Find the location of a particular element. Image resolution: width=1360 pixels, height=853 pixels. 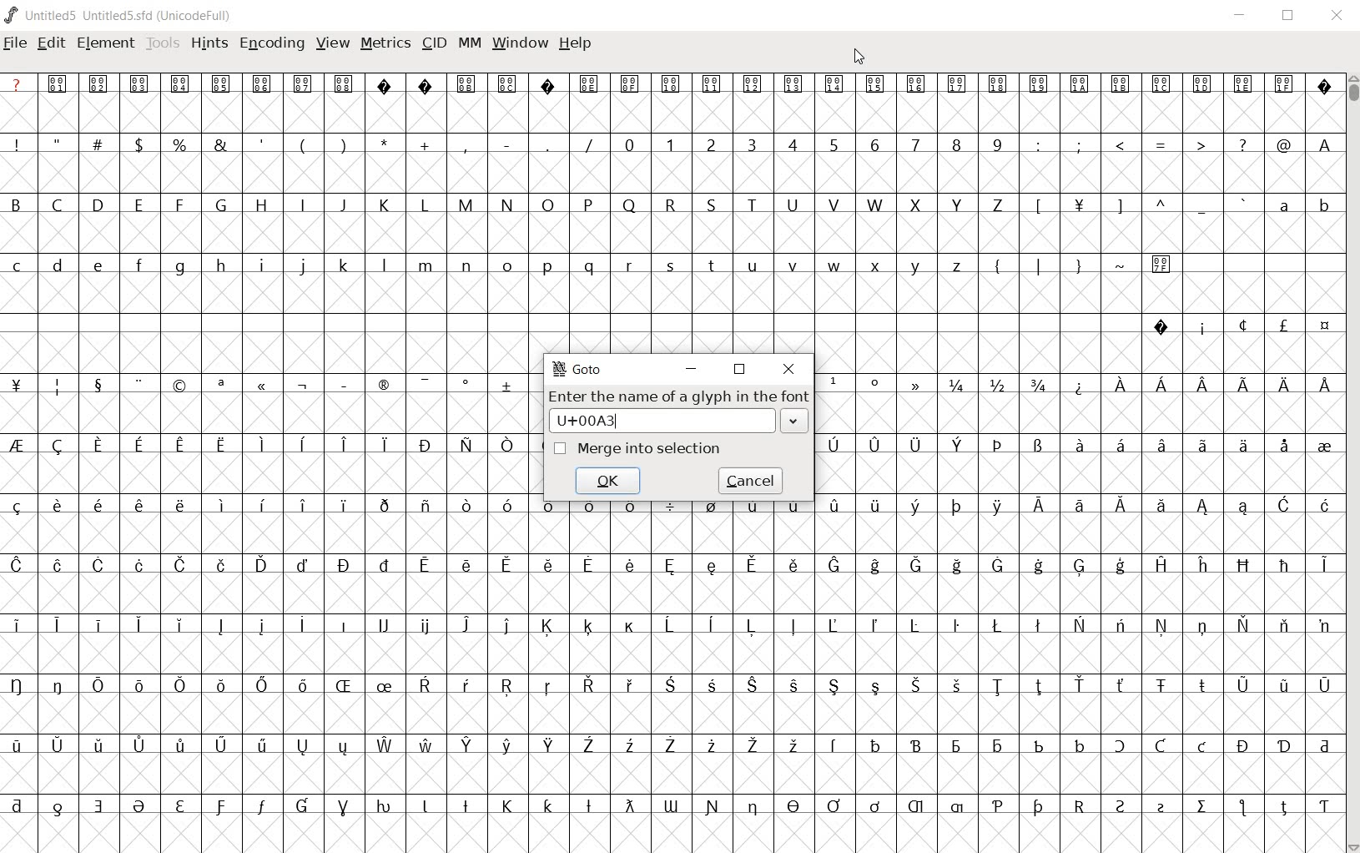

3/4 is located at coordinates (1036, 385).